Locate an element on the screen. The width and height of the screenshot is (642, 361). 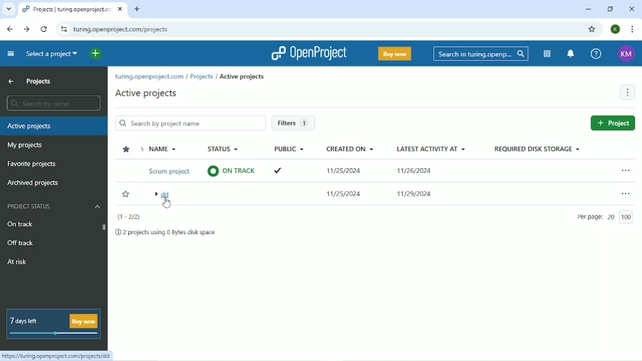
Modules is located at coordinates (546, 54).